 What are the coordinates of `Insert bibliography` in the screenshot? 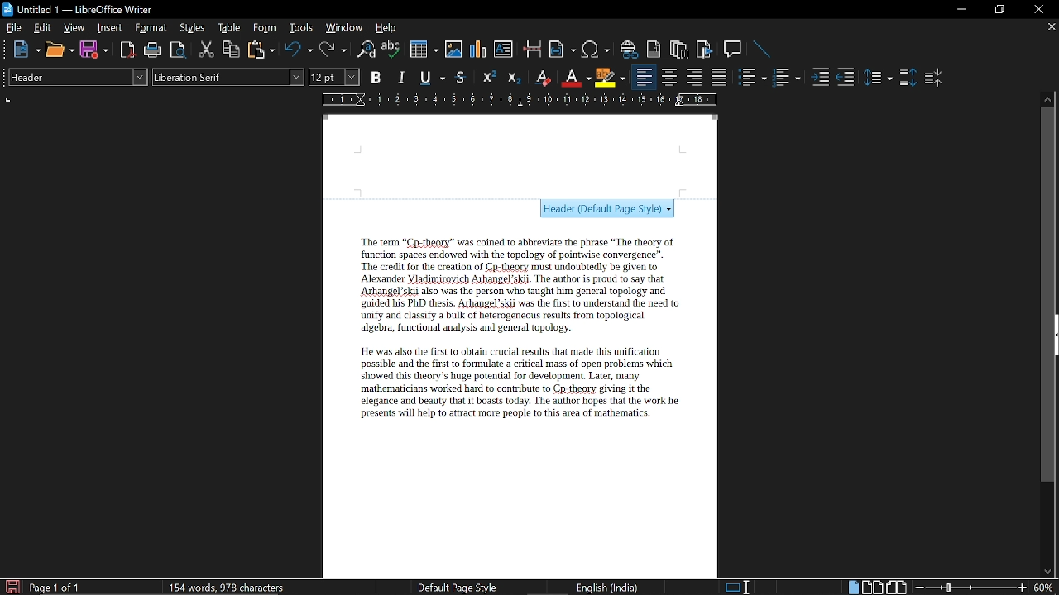 It's located at (705, 50).